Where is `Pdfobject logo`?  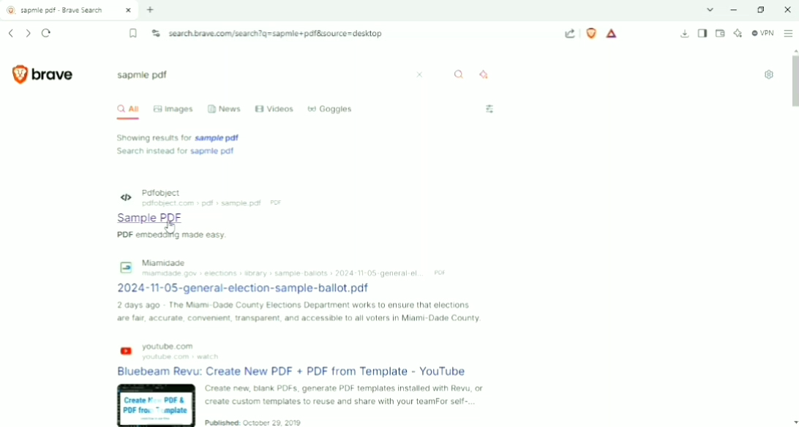 Pdfobject logo is located at coordinates (117, 195).